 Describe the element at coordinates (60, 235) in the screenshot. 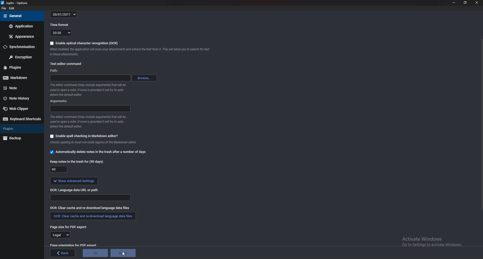

I see `Legal` at that location.